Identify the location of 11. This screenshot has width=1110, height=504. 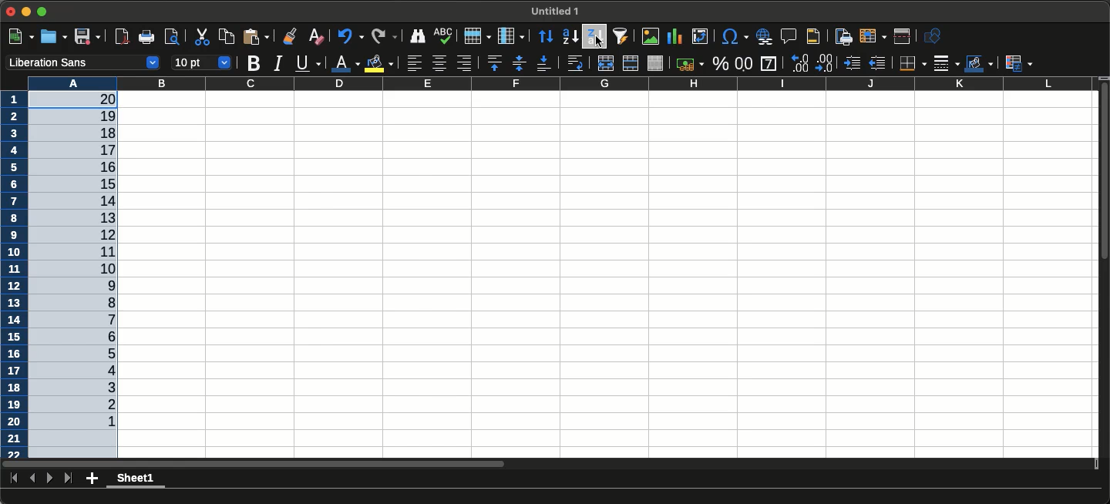
(101, 268).